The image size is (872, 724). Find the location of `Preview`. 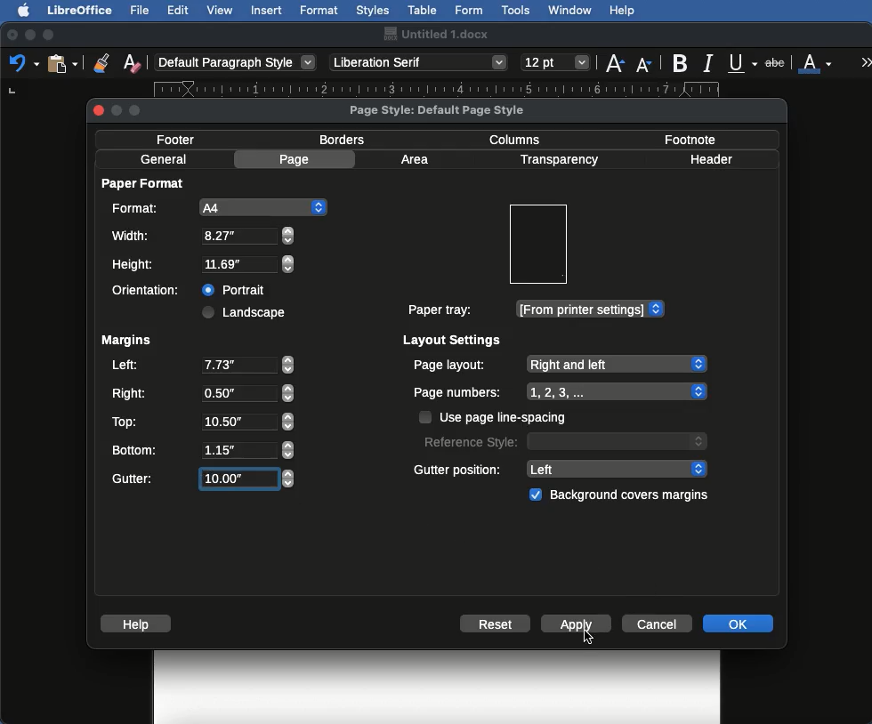

Preview is located at coordinates (537, 245).